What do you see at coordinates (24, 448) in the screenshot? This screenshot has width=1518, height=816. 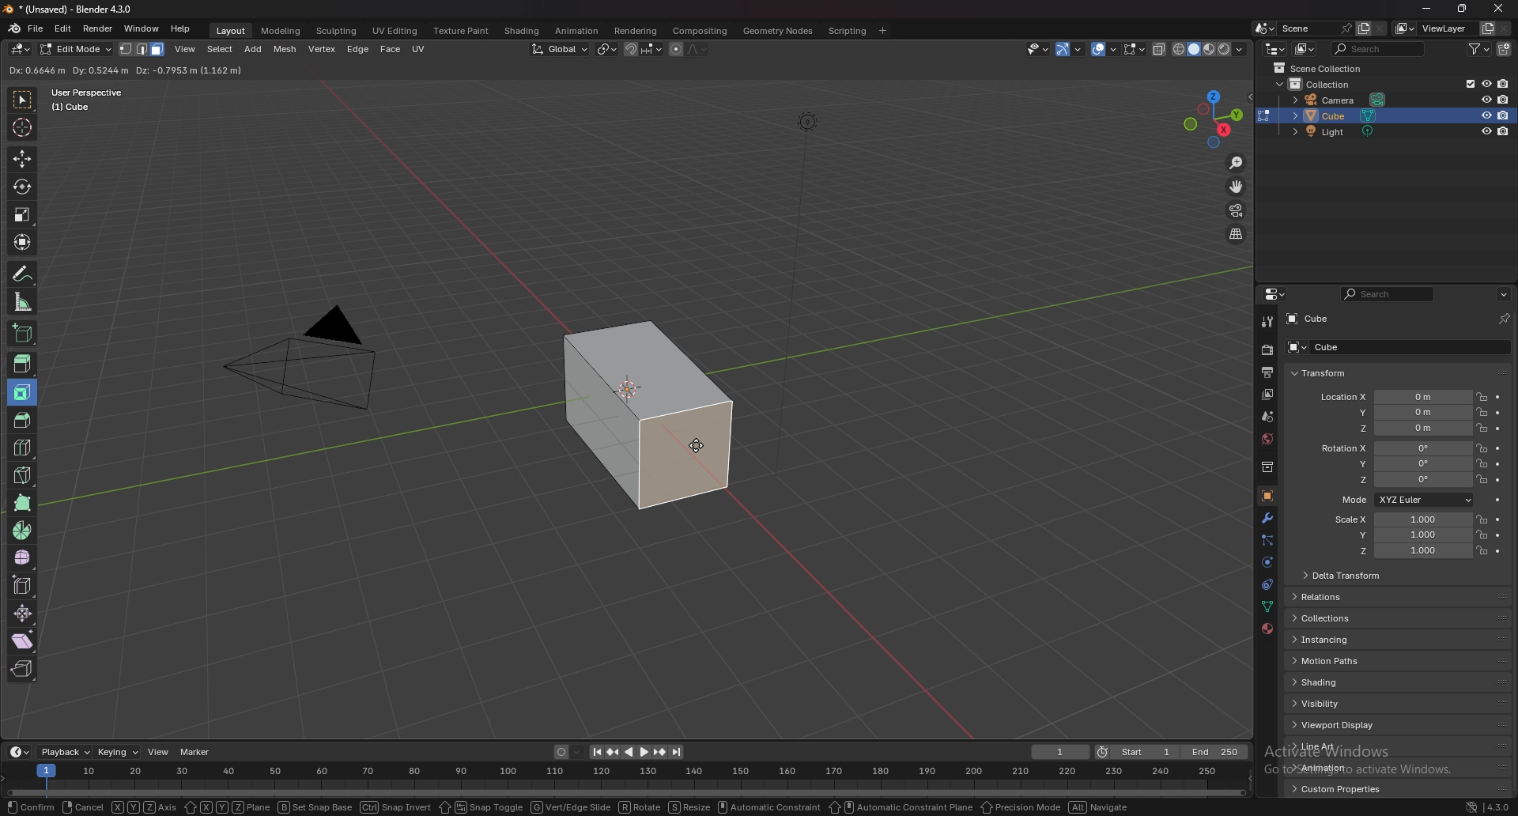 I see `loop cut` at bounding box center [24, 448].